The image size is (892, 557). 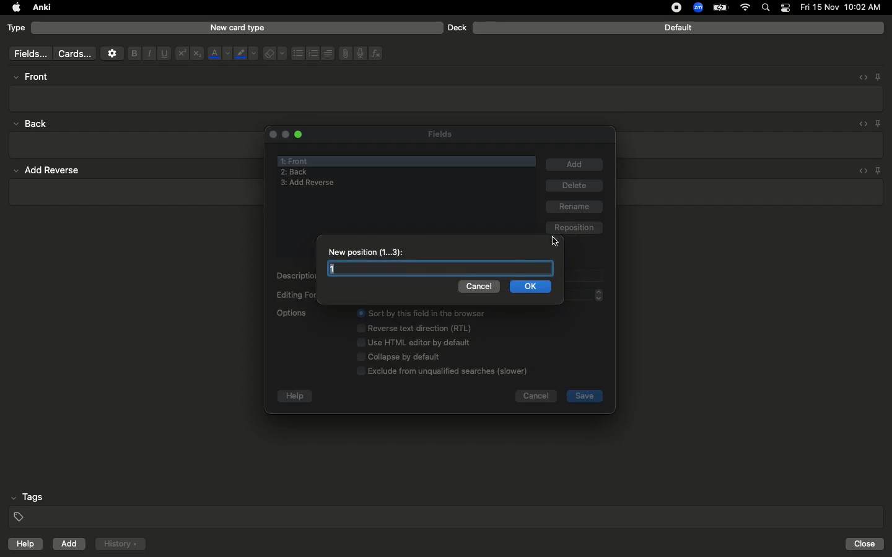 I want to click on add reverse, so click(x=308, y=183).